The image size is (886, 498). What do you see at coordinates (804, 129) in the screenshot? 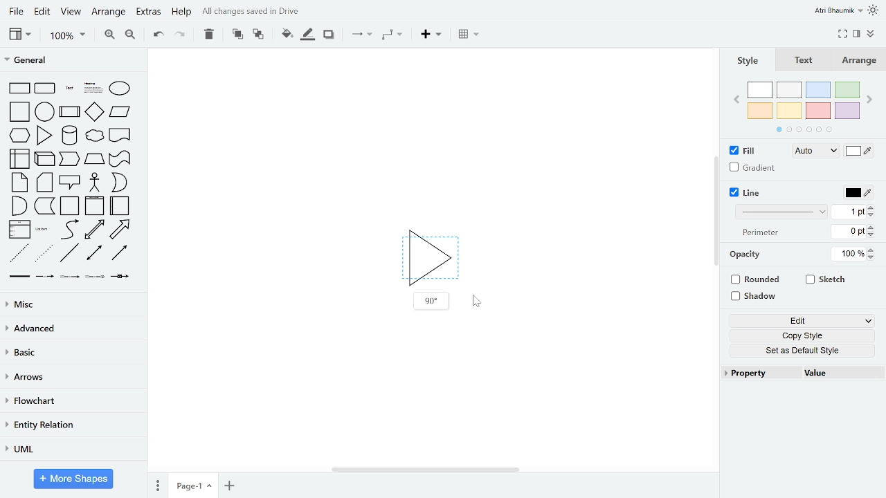
I see `pages in color` at bounding box center [804, 129].